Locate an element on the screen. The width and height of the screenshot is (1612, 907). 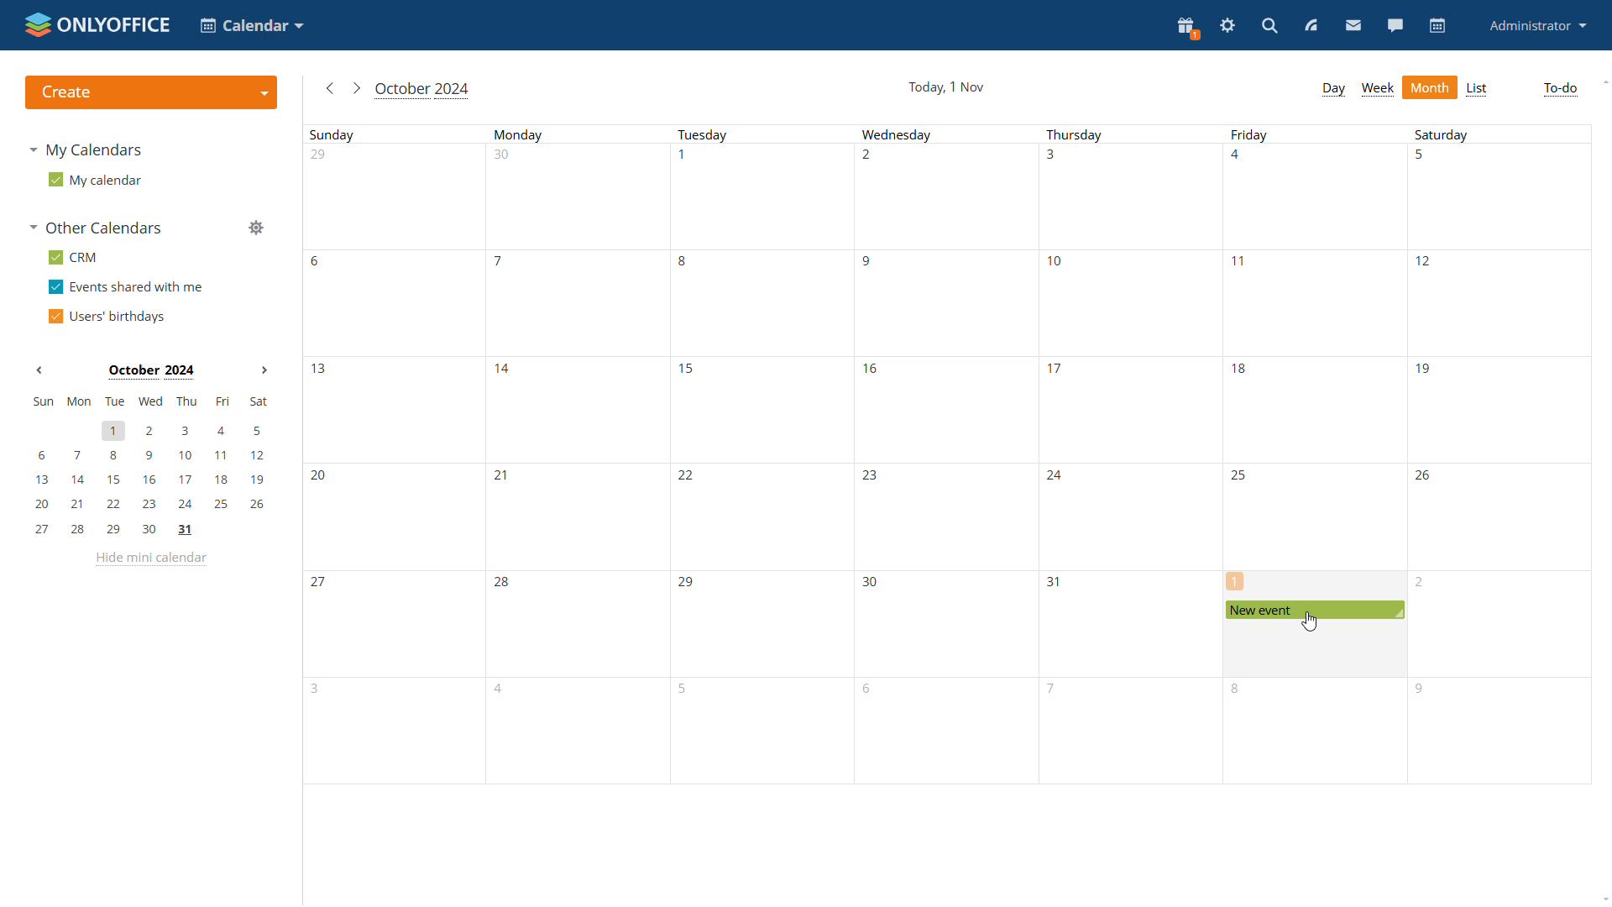
Thursday is located at coordinates (1131, 455).